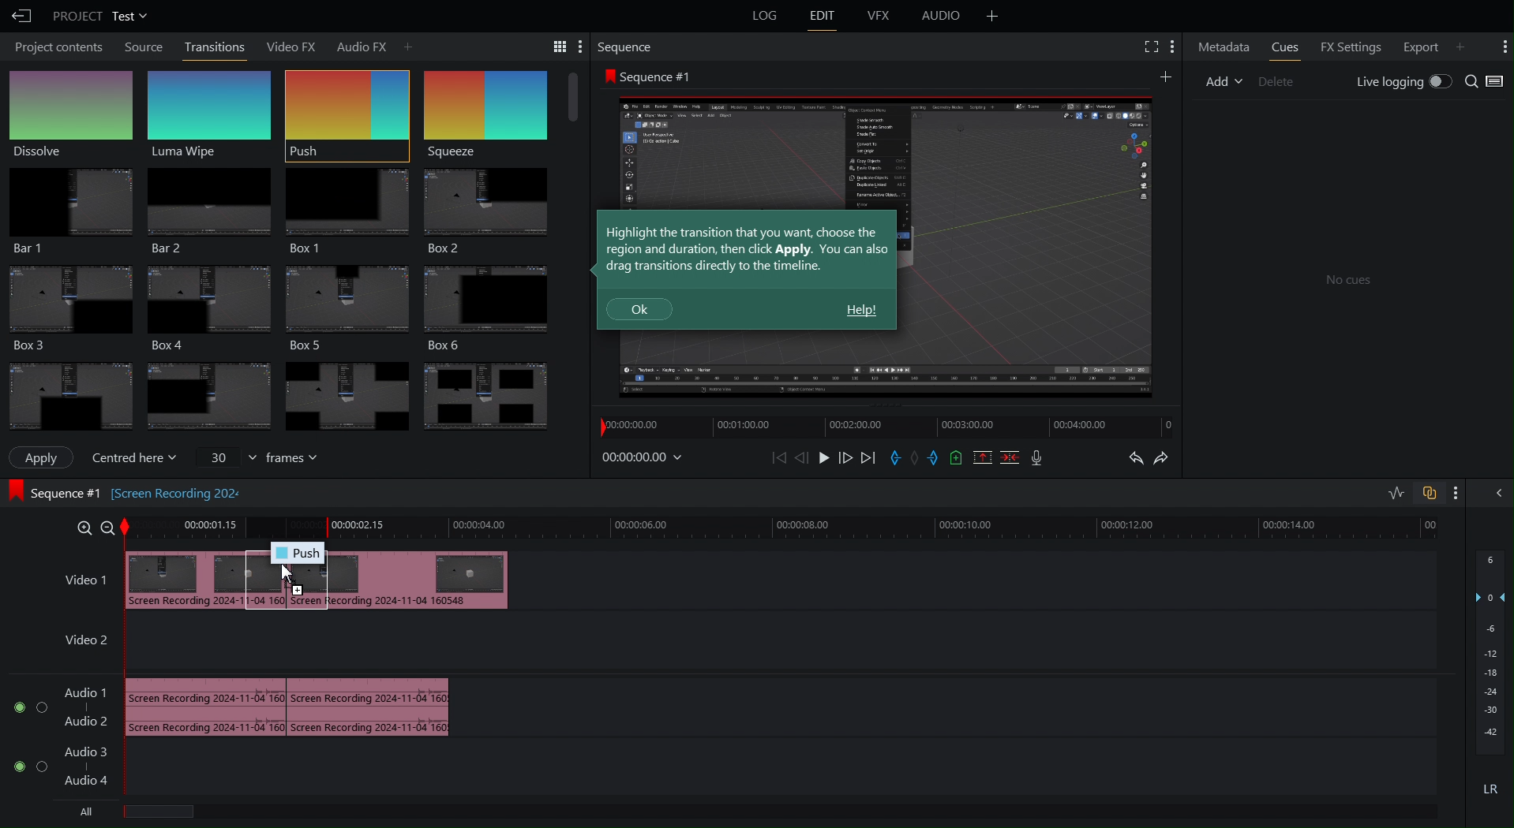  What do you see at coordinates (981, 457) in the screenshot?
I see `Remove Selected Part` at bounding box center [981, 457].